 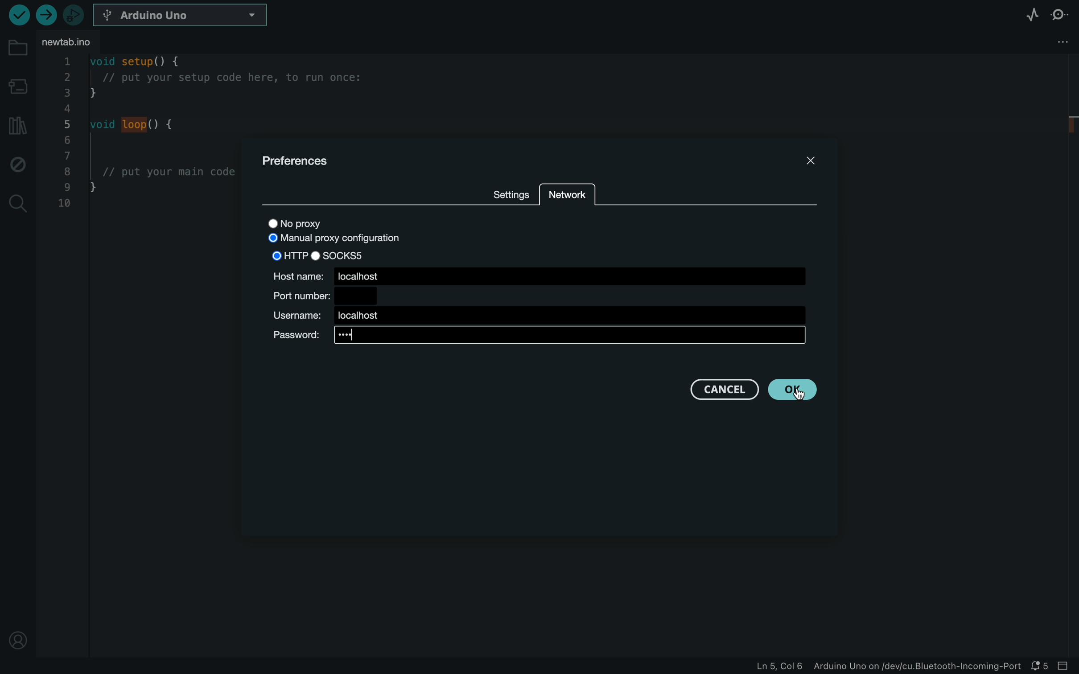 What do you see at coordinates (1031, 14) in the screenshot?
I see `serial plotter` at bounding box center [1031, 14].